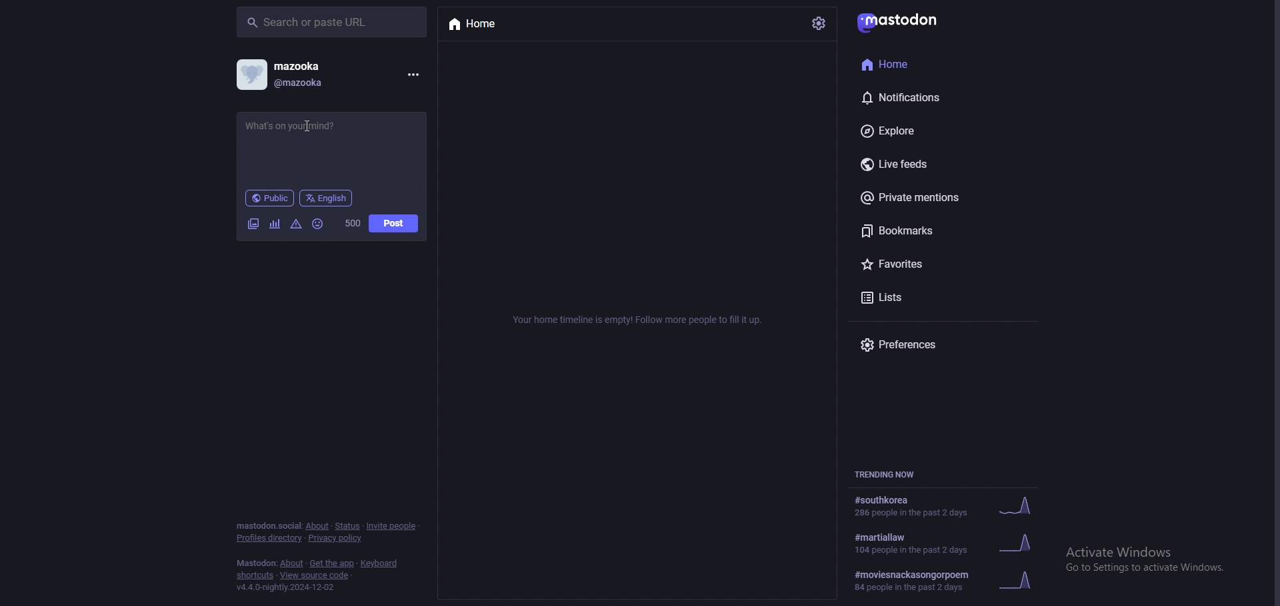 This screenshot has height=606, width=1280. I want to click on audience, so click(270, 198).